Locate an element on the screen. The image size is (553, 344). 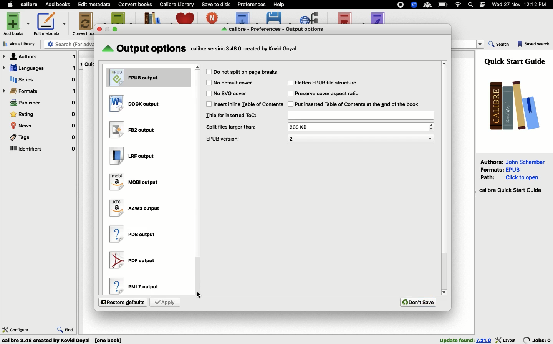
Edit metadata is located at coordinates (50, 24).